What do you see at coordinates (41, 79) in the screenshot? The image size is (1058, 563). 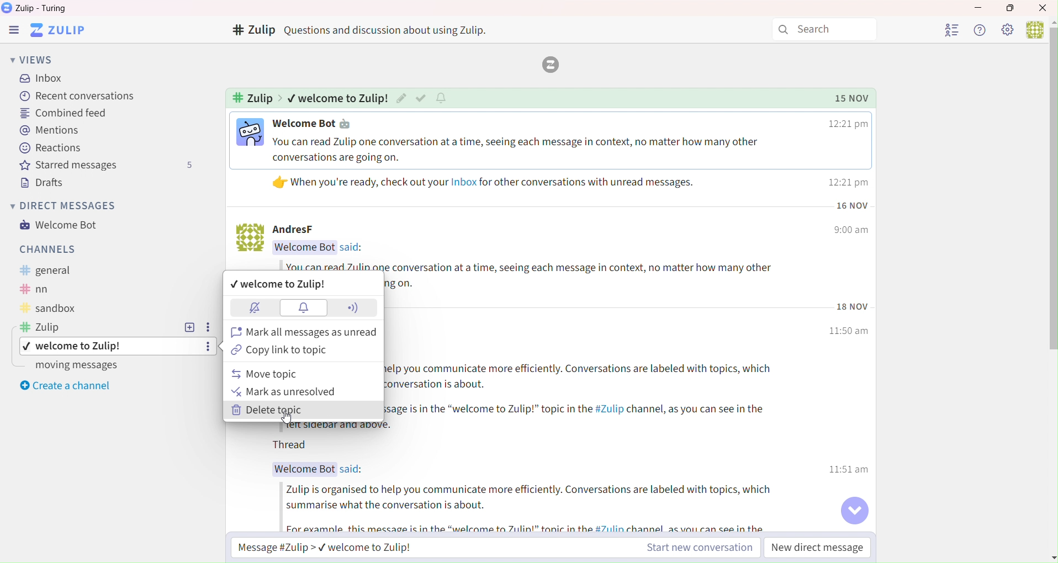 I see `Inbox` at bounding box center [41, 79].